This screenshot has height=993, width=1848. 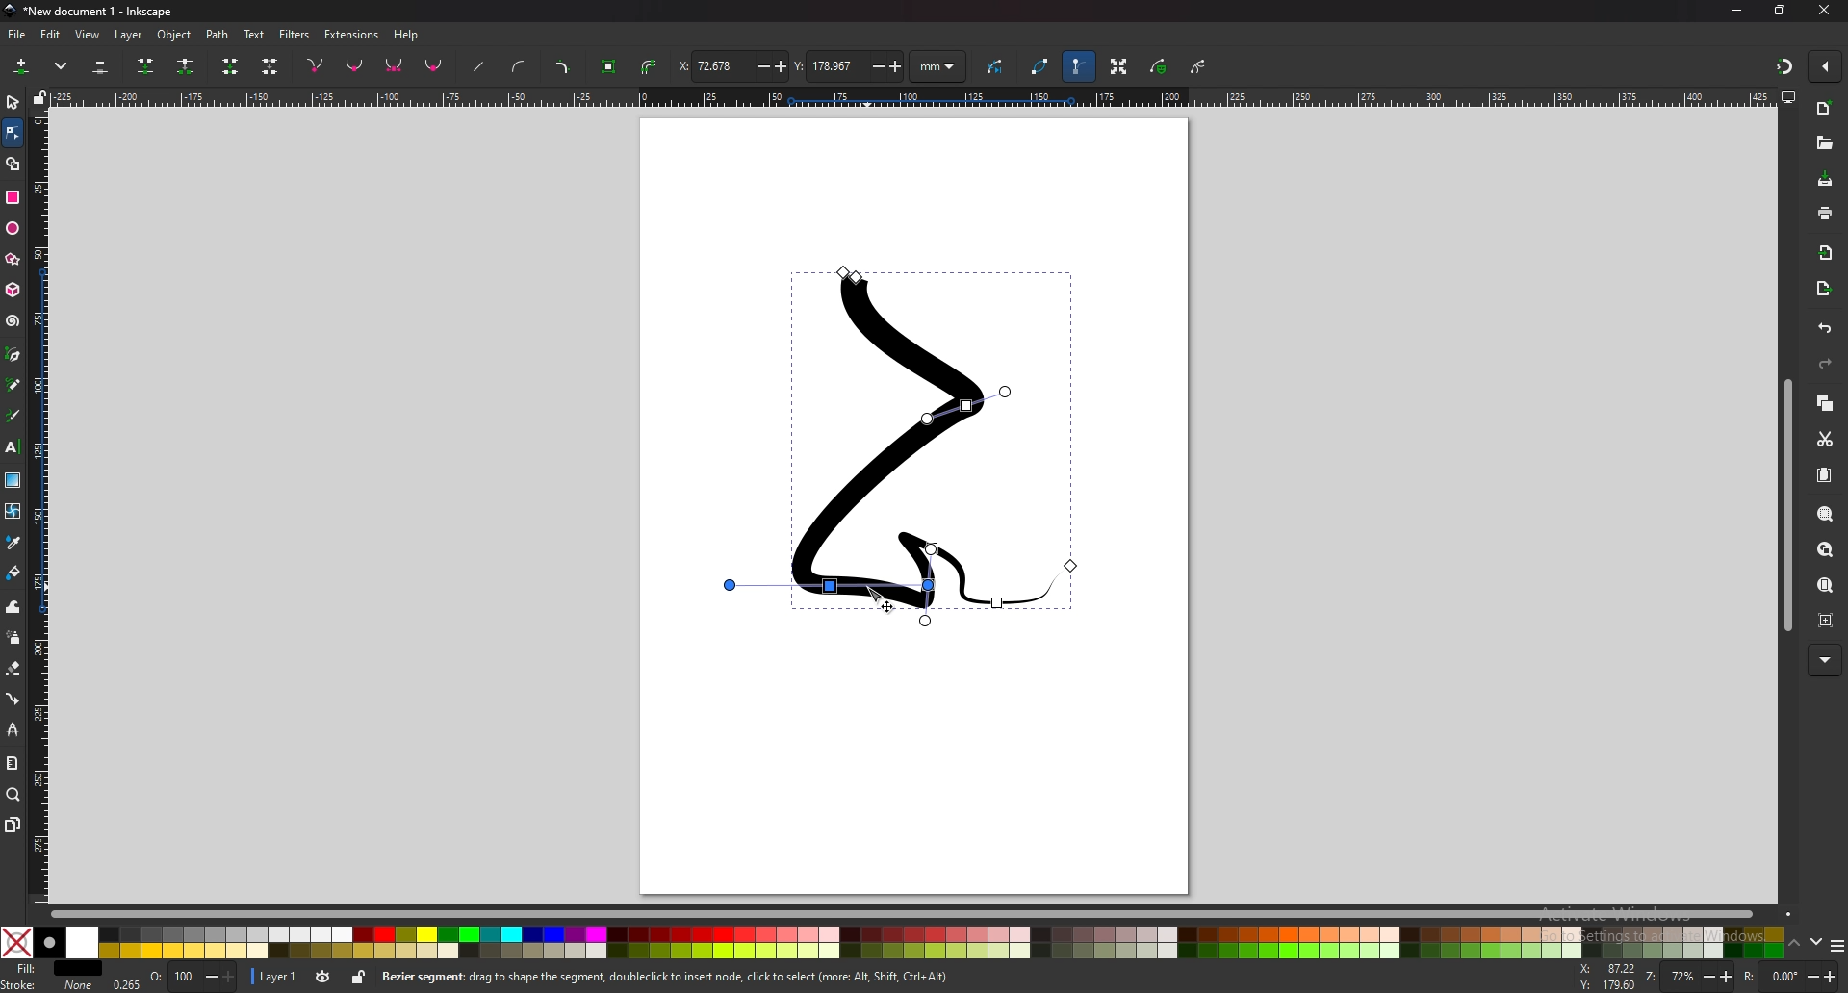 I want to click on resize, so click(x=1783, y=12).